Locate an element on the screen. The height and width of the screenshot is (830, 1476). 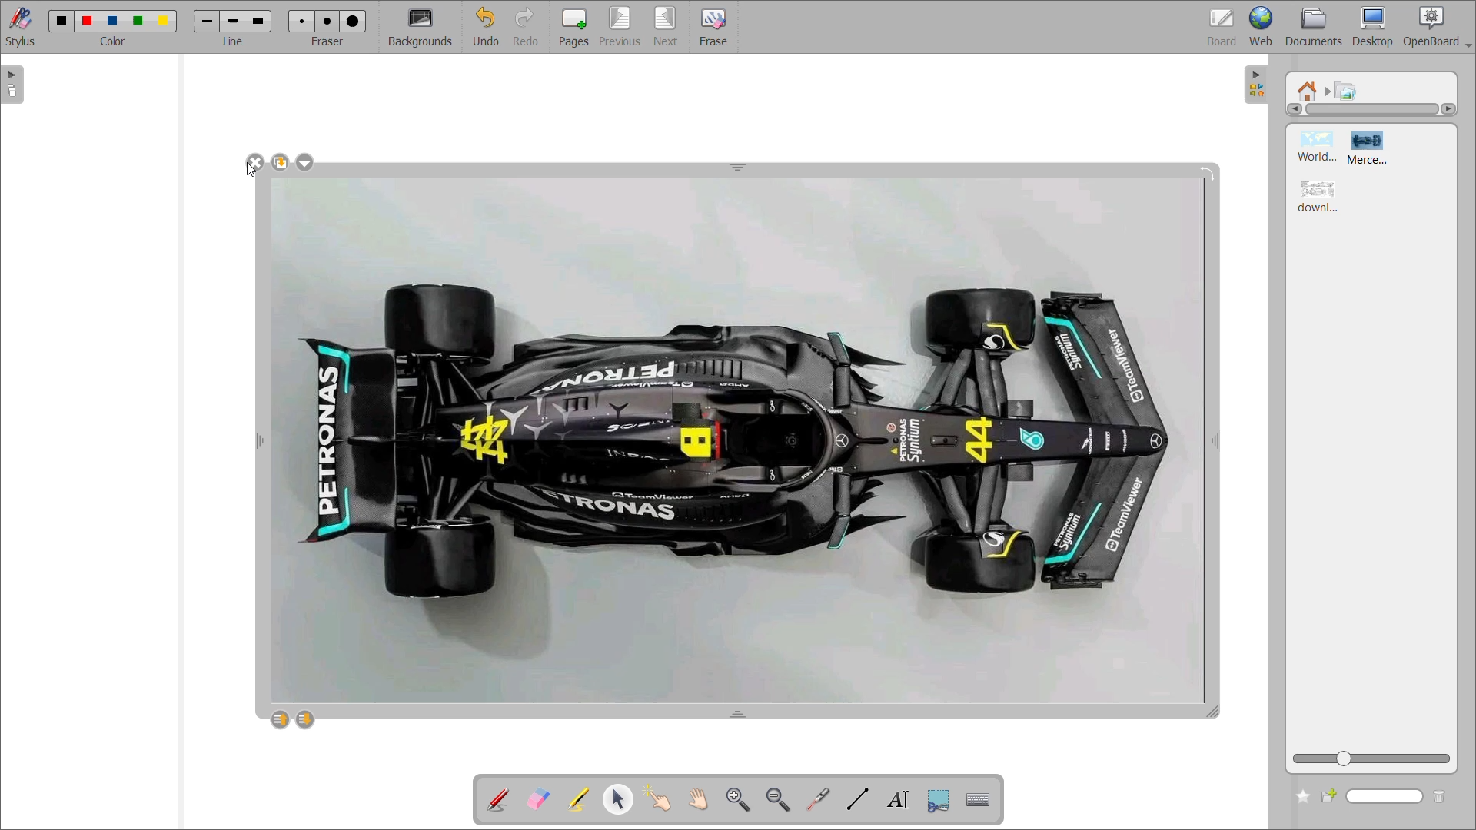
eraser 3 is located at coordinates (353, 23).